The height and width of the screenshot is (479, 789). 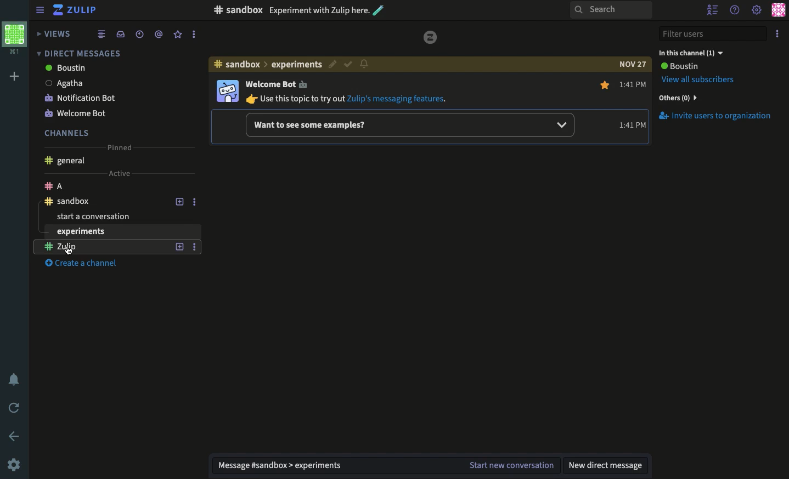 What do you see at coordinates (778, 10) in the screenshot?
I see `Profile` at bounding box center [778, 10].